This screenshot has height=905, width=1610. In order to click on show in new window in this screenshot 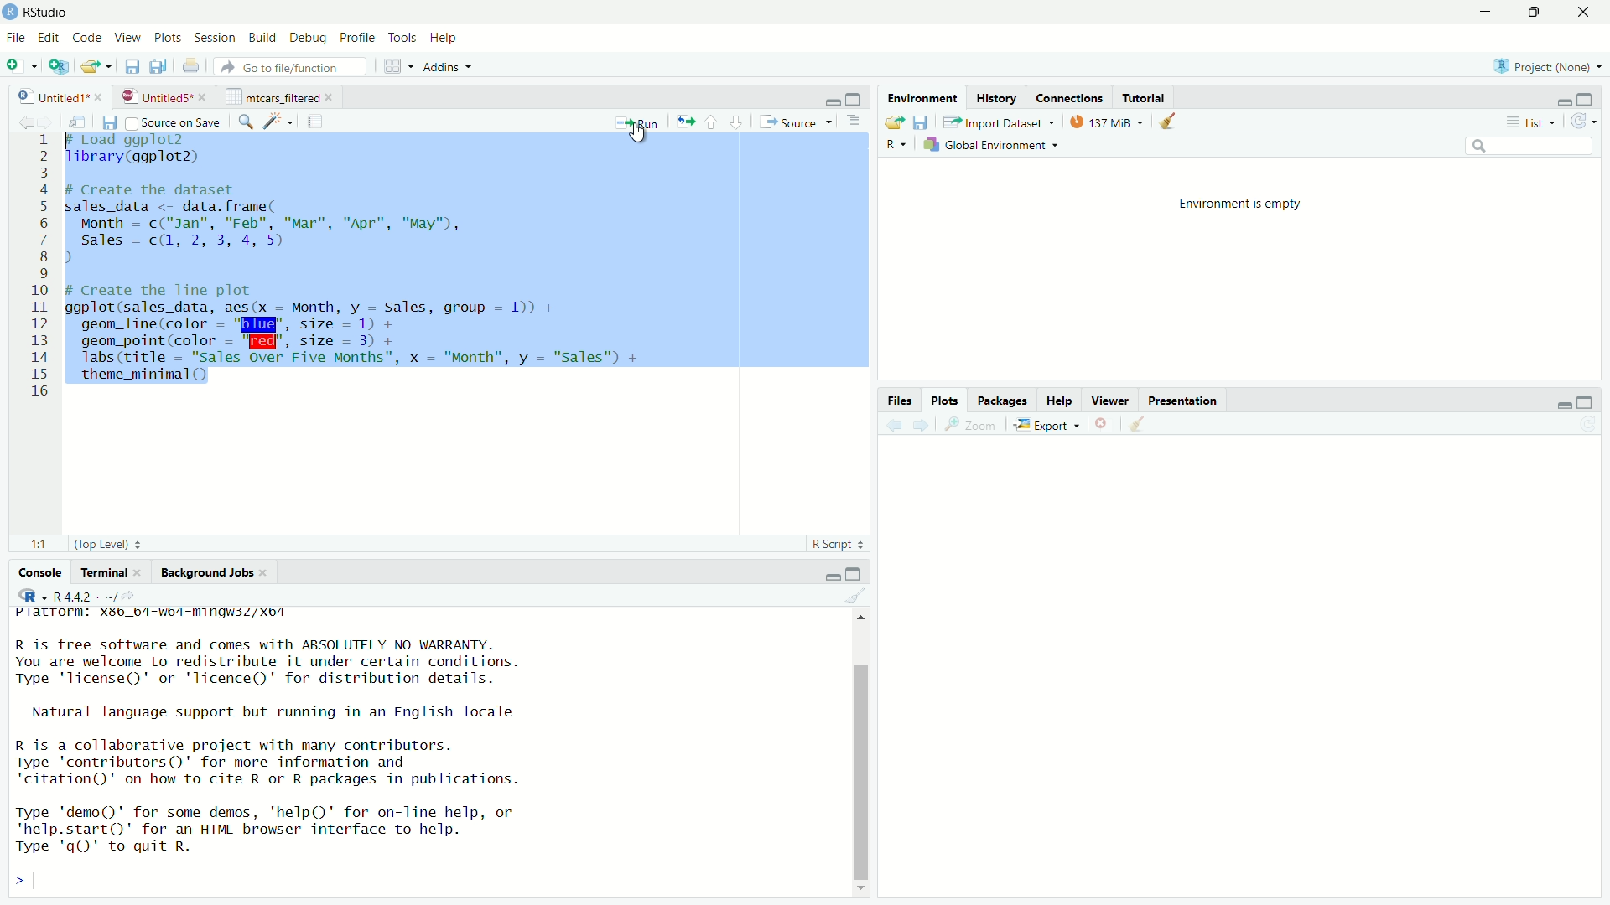, I will do `click(84, 122)`.